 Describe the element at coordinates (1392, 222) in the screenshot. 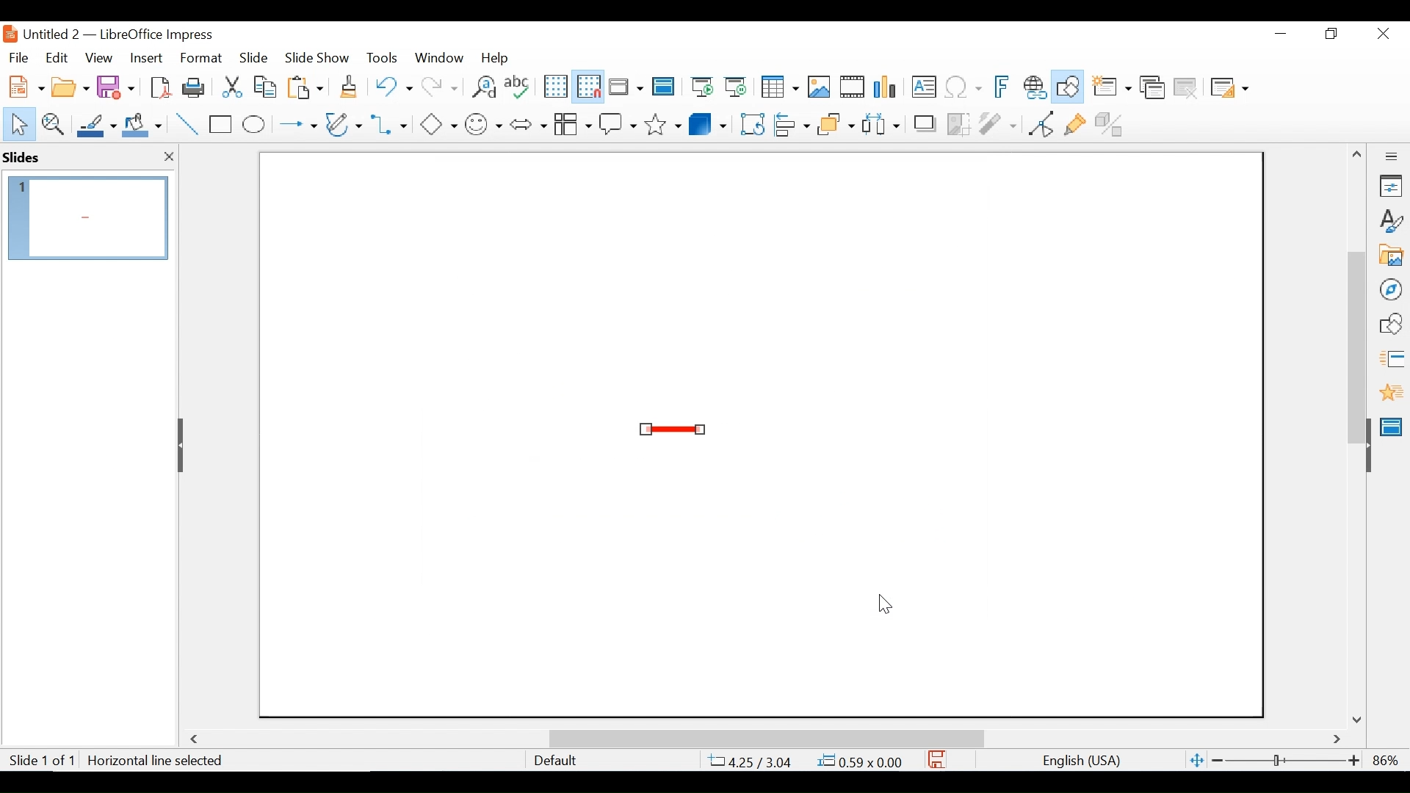

I see `Styles` at that location.